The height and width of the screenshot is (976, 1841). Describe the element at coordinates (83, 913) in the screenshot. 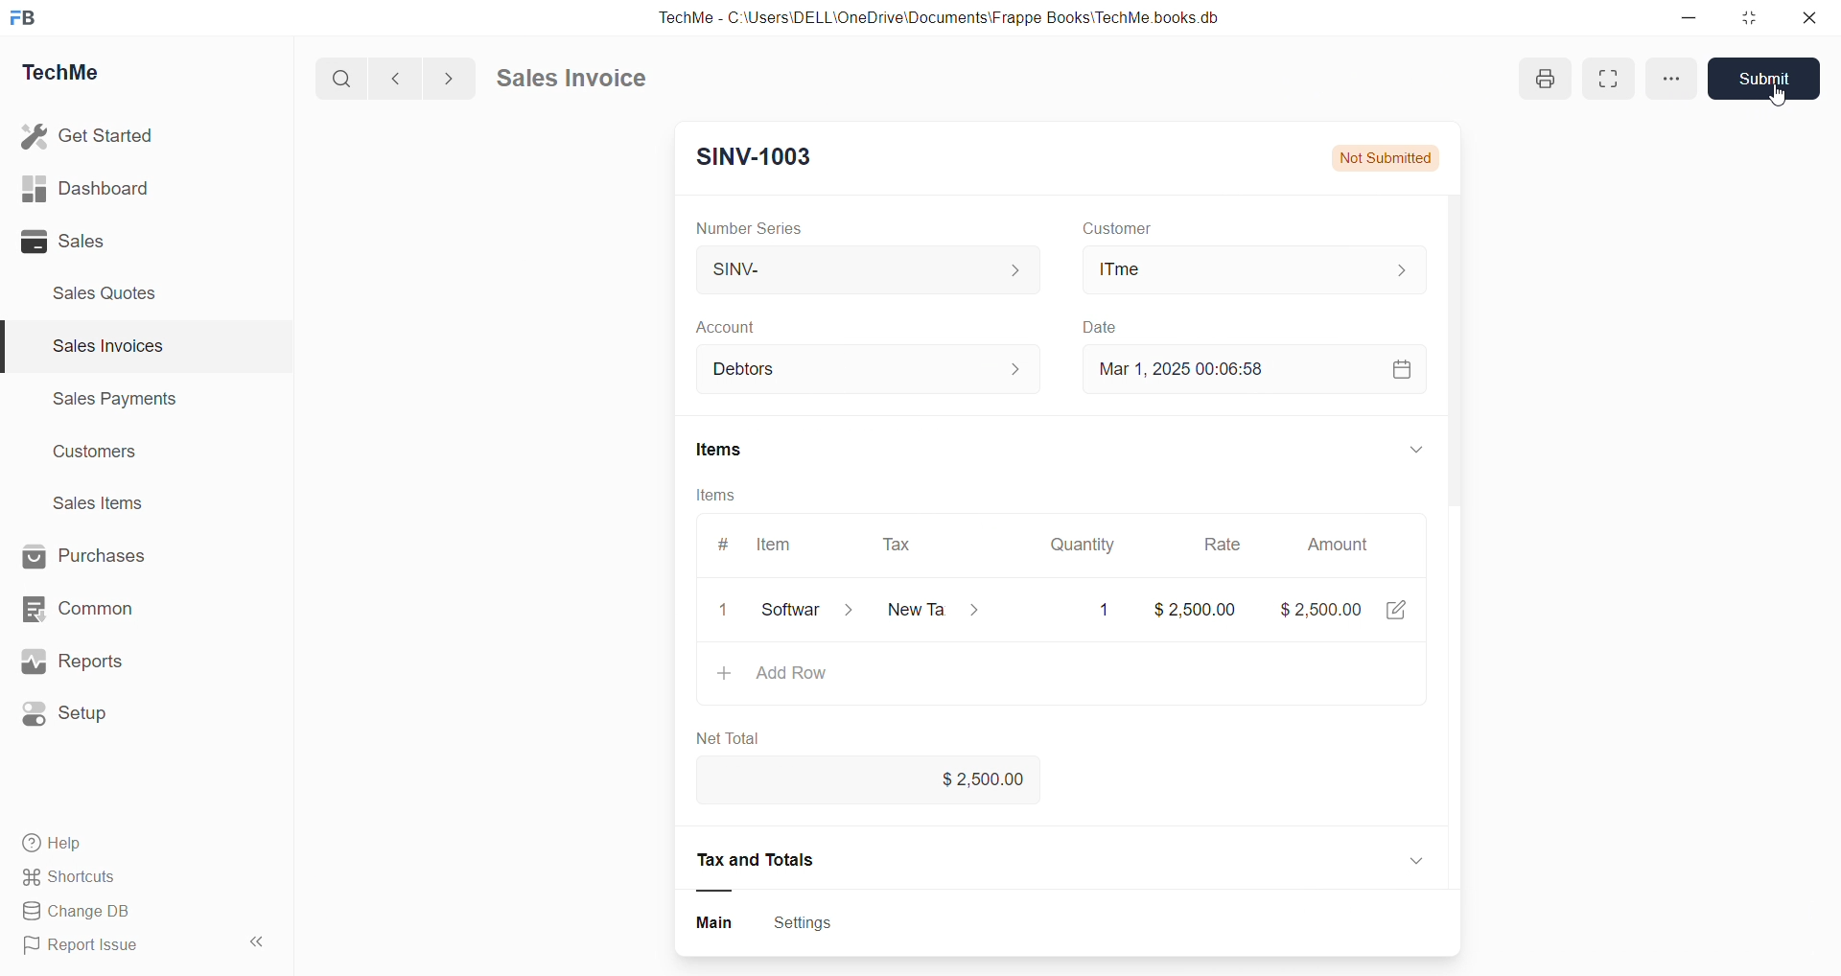

I see `B& Change DB` at that location.